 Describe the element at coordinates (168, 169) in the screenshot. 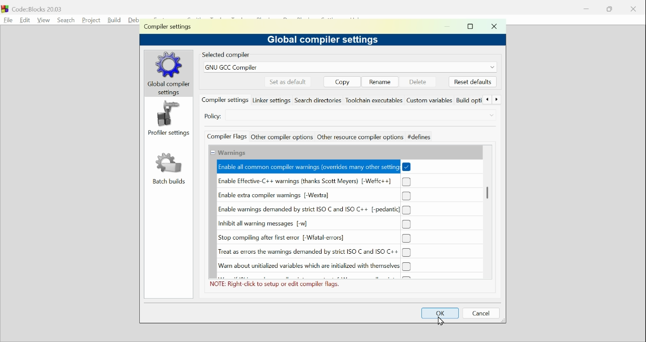

I see `Batch build` at that location.